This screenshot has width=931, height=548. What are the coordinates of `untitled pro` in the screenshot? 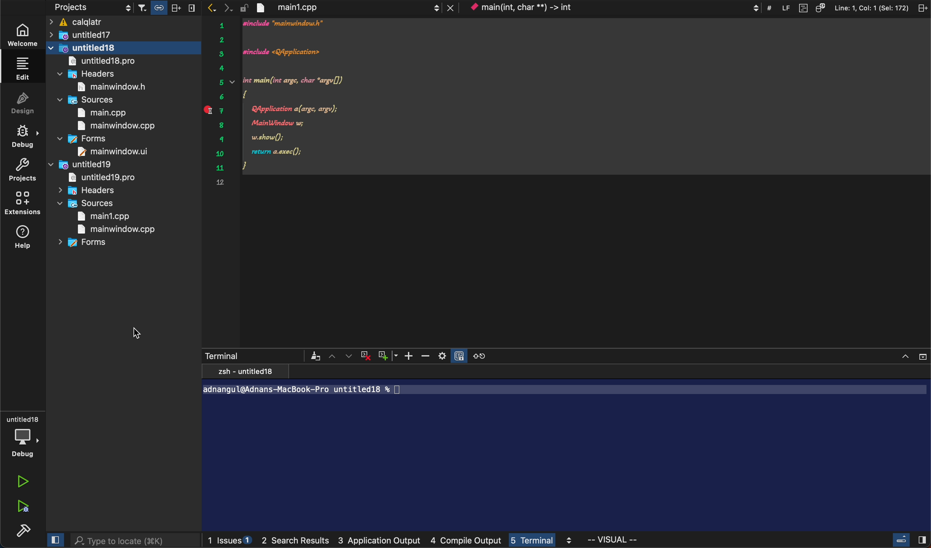 It's located at (103, 177).